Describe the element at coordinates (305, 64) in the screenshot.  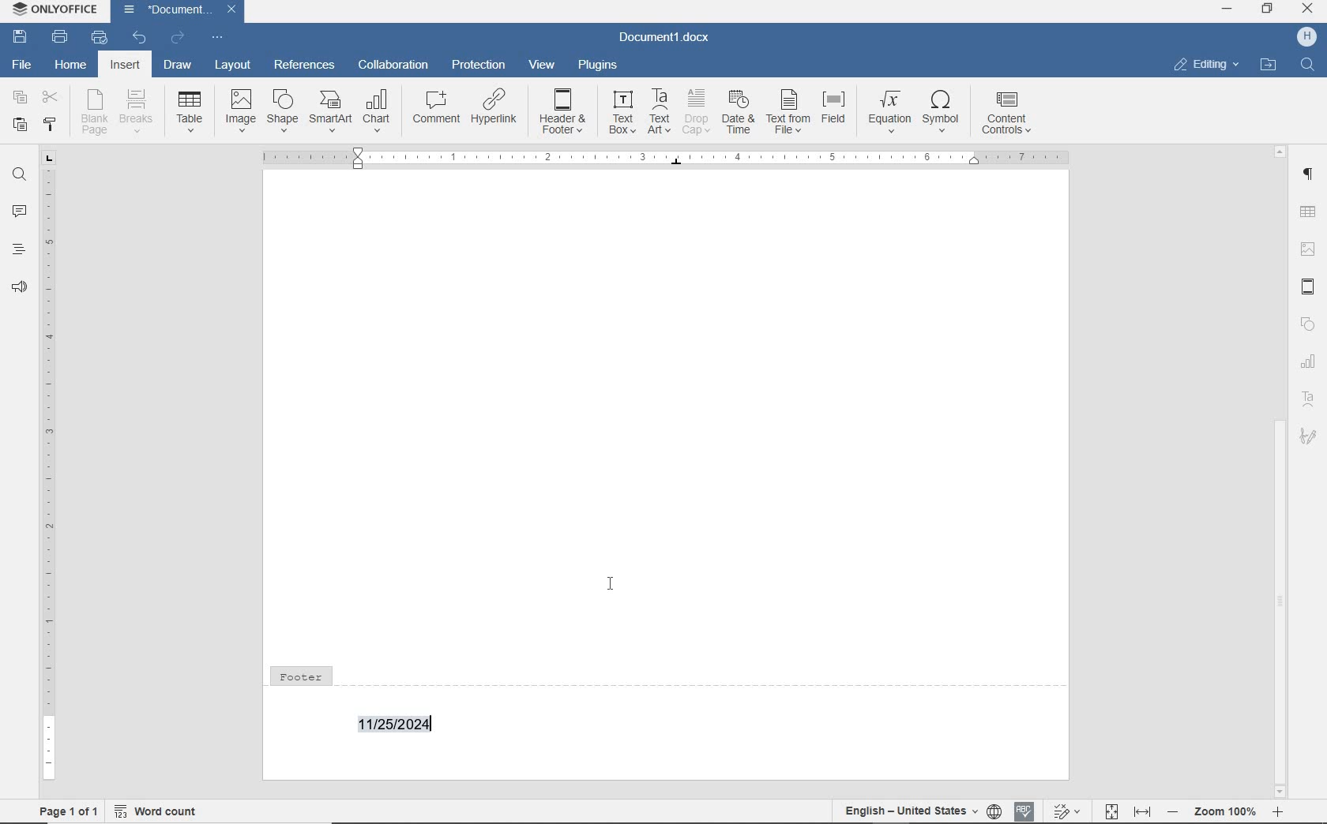
I see `references` at that location.